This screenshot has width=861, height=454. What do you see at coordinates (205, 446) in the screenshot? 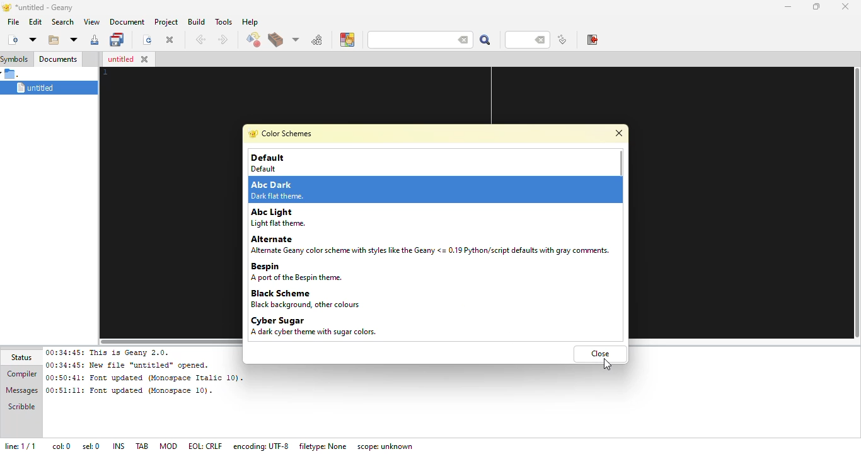
I see `eol: crlf` at bounding box center [205, 446].